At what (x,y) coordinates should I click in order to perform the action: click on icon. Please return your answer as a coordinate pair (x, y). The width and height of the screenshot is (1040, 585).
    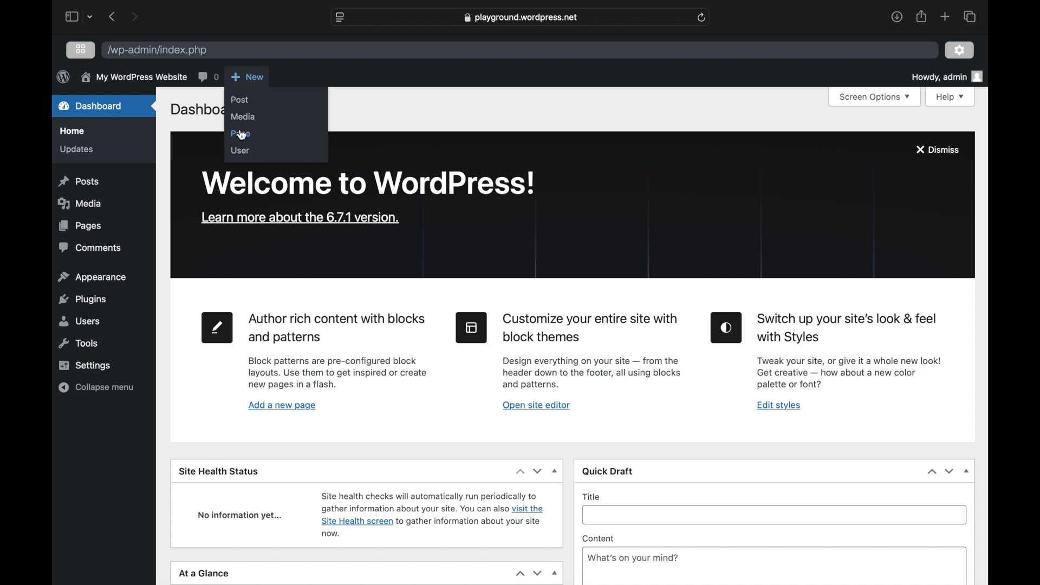
    Looking at the image, I should click on (727, 328).